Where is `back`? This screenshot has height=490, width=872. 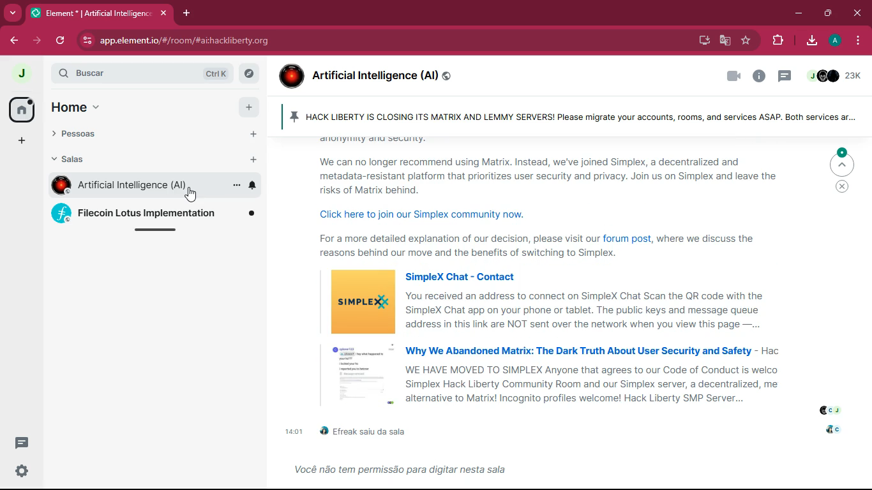 back is located at coordinates (10, 40).